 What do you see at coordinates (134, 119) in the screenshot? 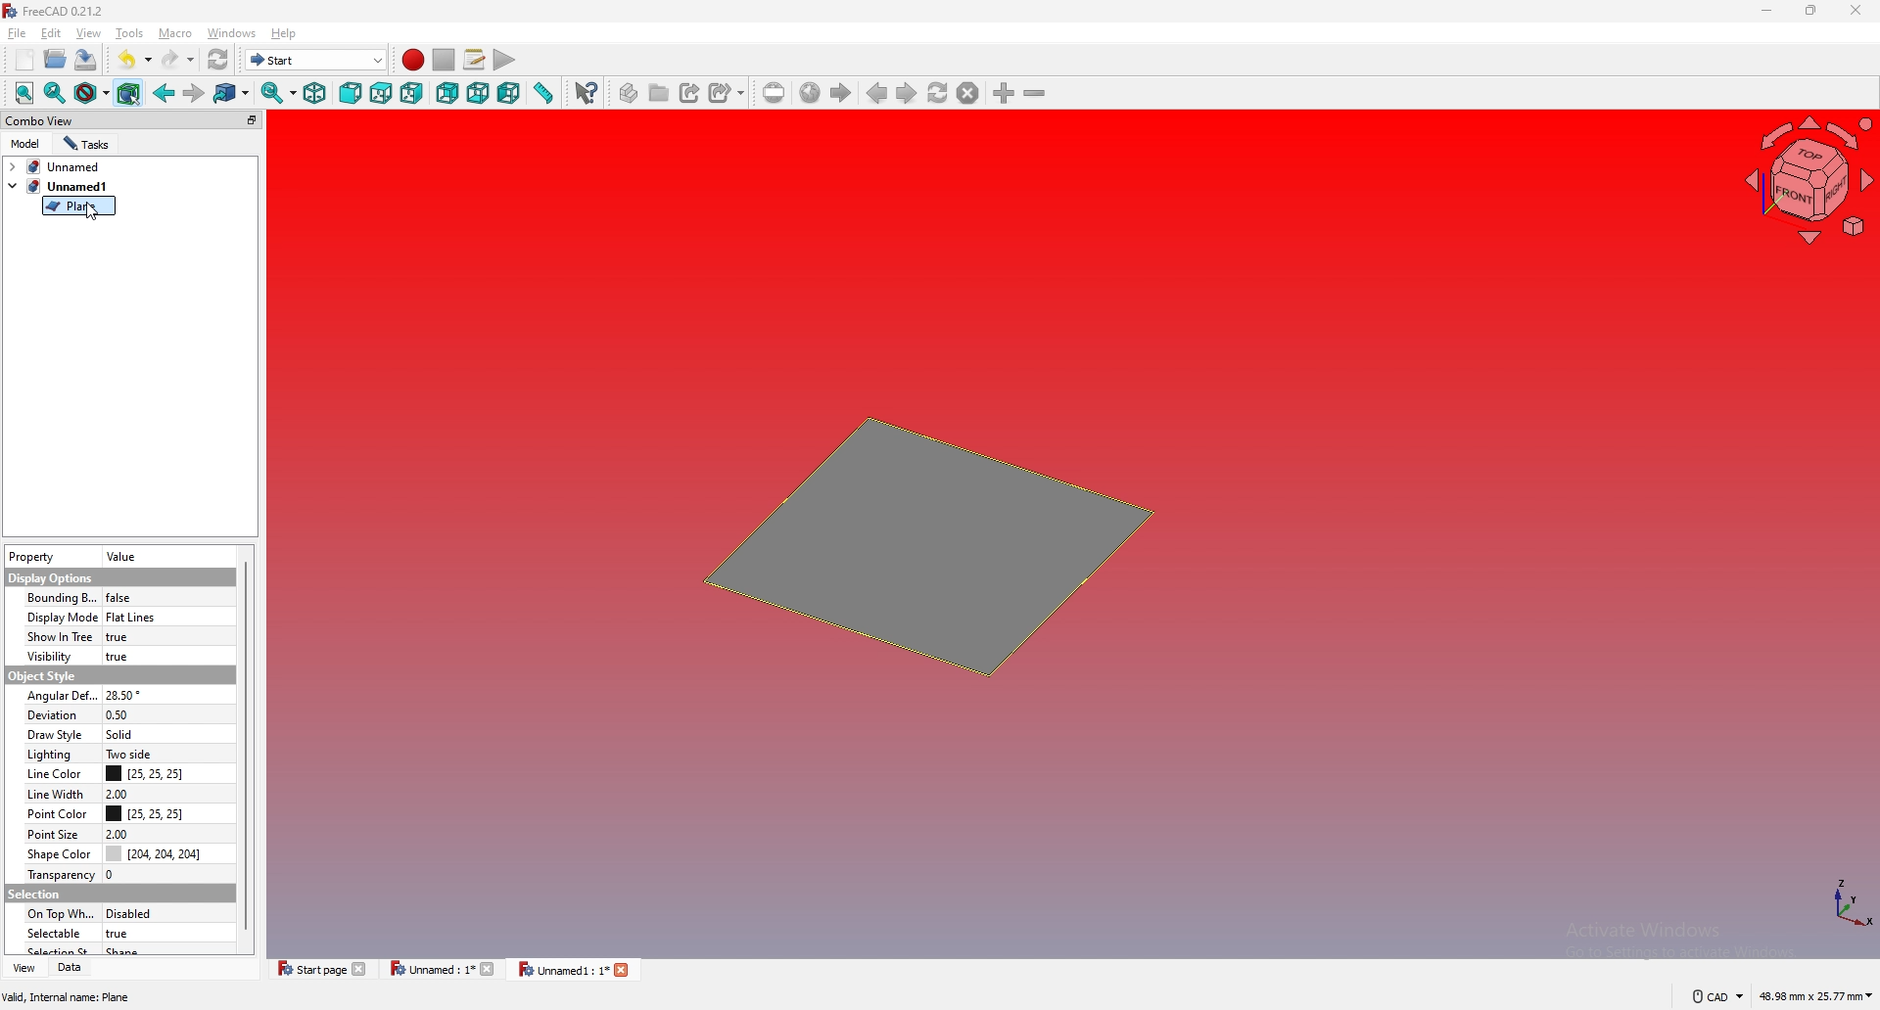
I see `combo view` at bounding box center [134, 119].